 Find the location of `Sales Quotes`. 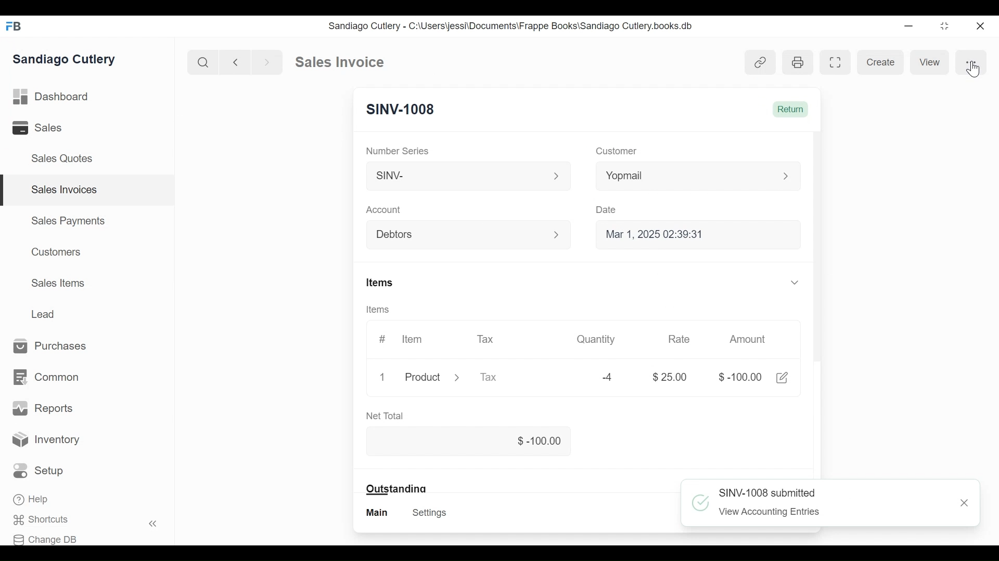

Sales Quotes is located at coordinates (63, 158).